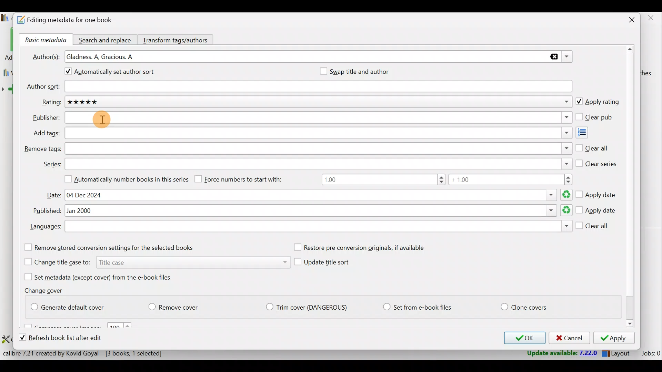  Describe the element at coordinates (618, 352) in the screenshot. I see `Layout` at that location.